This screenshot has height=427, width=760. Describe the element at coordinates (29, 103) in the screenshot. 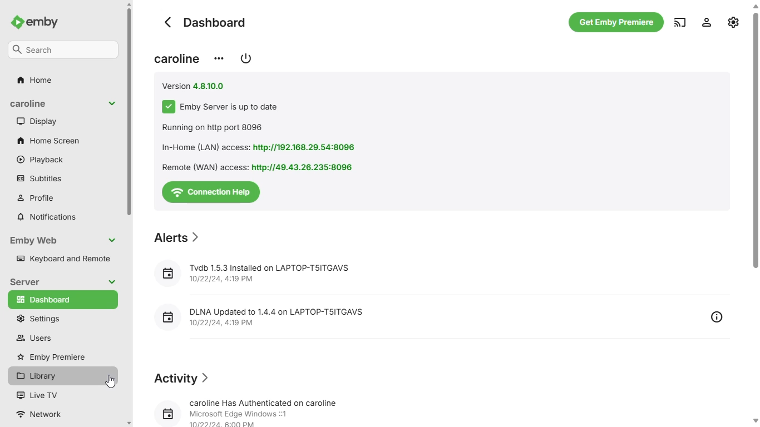

I see `caroline` at that location.